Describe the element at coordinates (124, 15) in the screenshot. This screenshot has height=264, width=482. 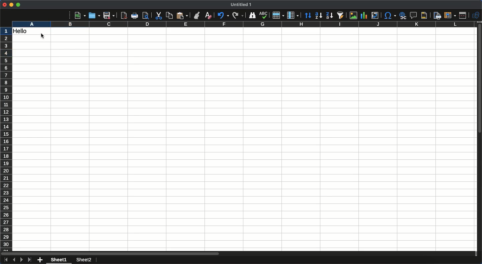
I see `Export as PDF` at that location.